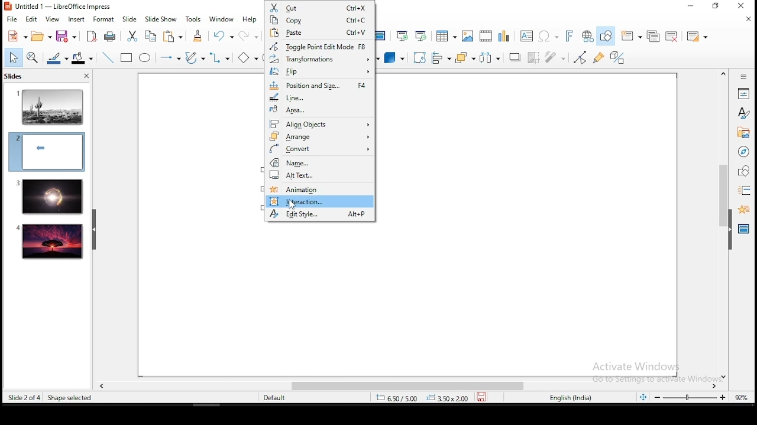 The image size is (757, 425). What do you see at coordinates (420, 58) in the screenshot?
I see `crop tool` at bounding box center [420, 58].